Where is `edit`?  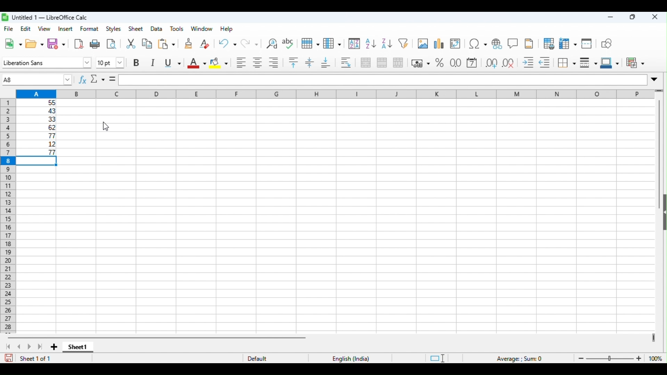 edit is located at coordinates (25, 28).